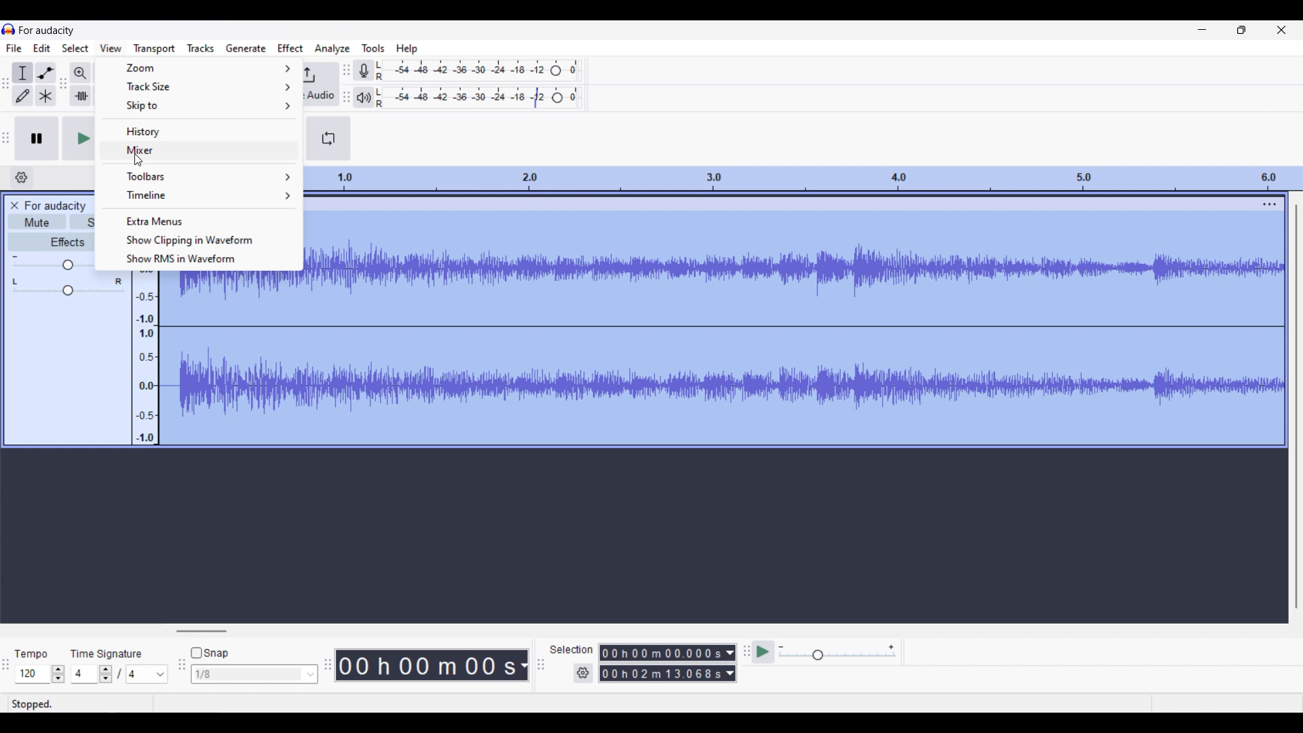  What do you see at coordinates (14, 48) in the screenshot?
I see `File menu` at bounding box center [14, 48].